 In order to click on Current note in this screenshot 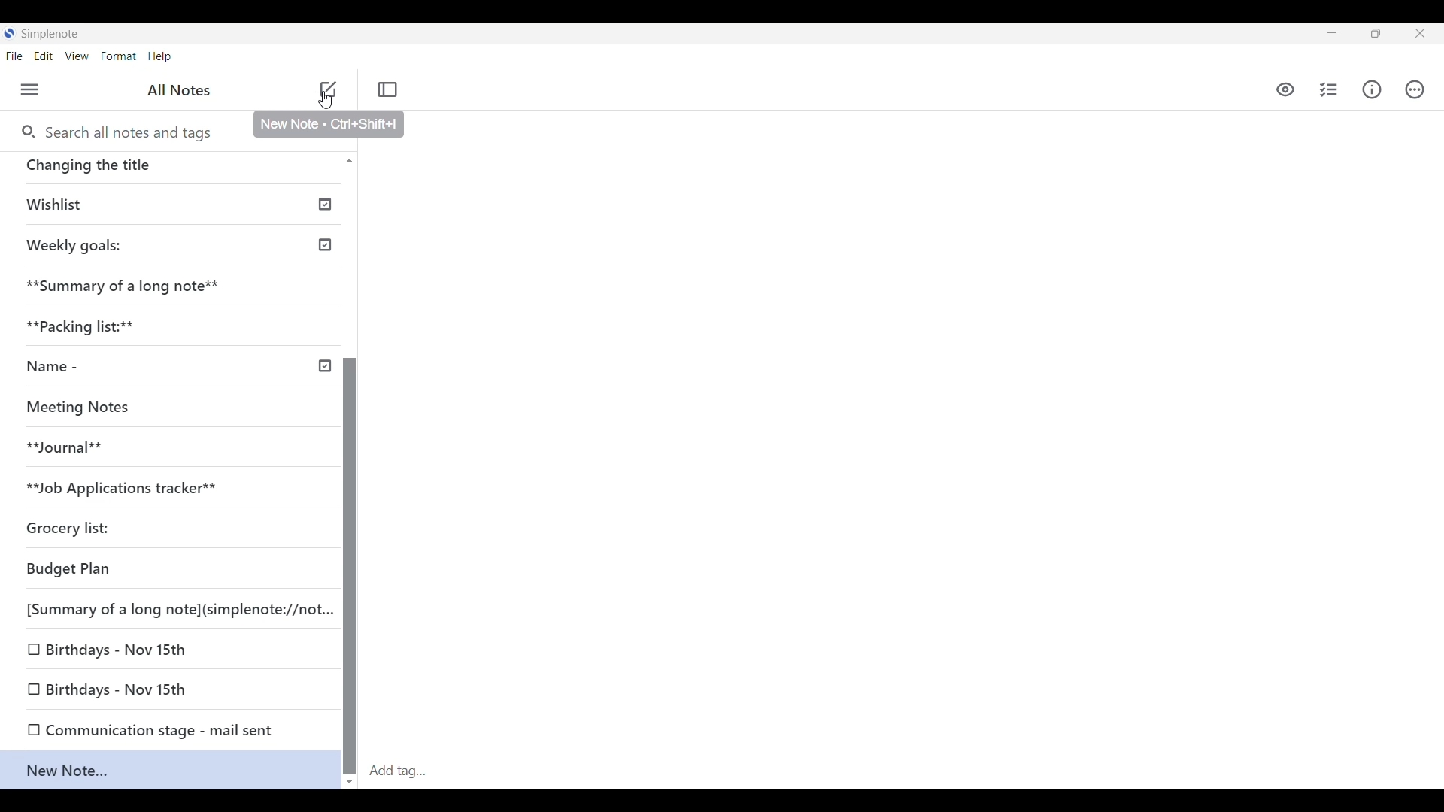, I will do `click(170, 770)`.